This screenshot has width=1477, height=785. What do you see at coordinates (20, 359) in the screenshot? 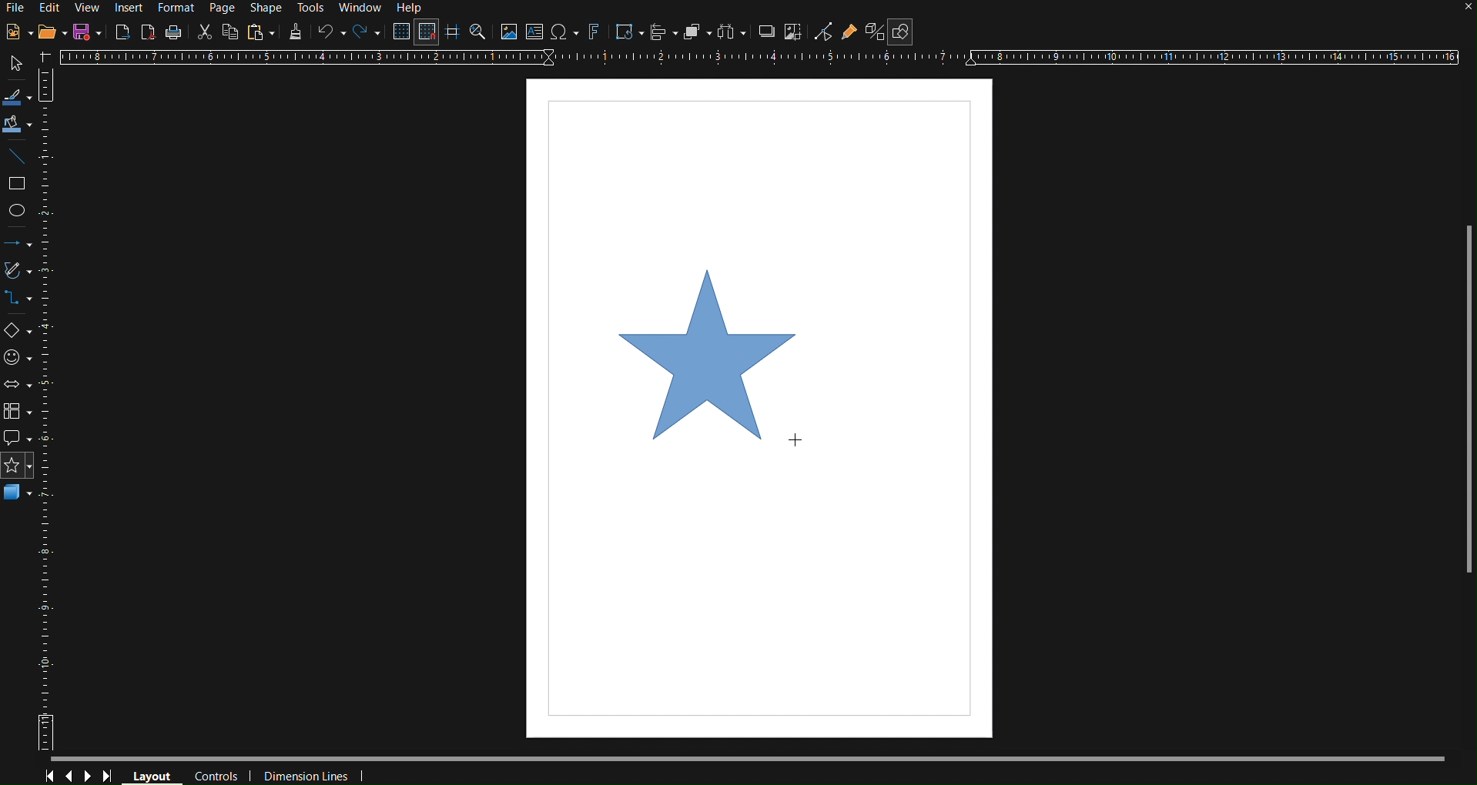
I see `Symbol Shapes` at bounding box center [20, 359].